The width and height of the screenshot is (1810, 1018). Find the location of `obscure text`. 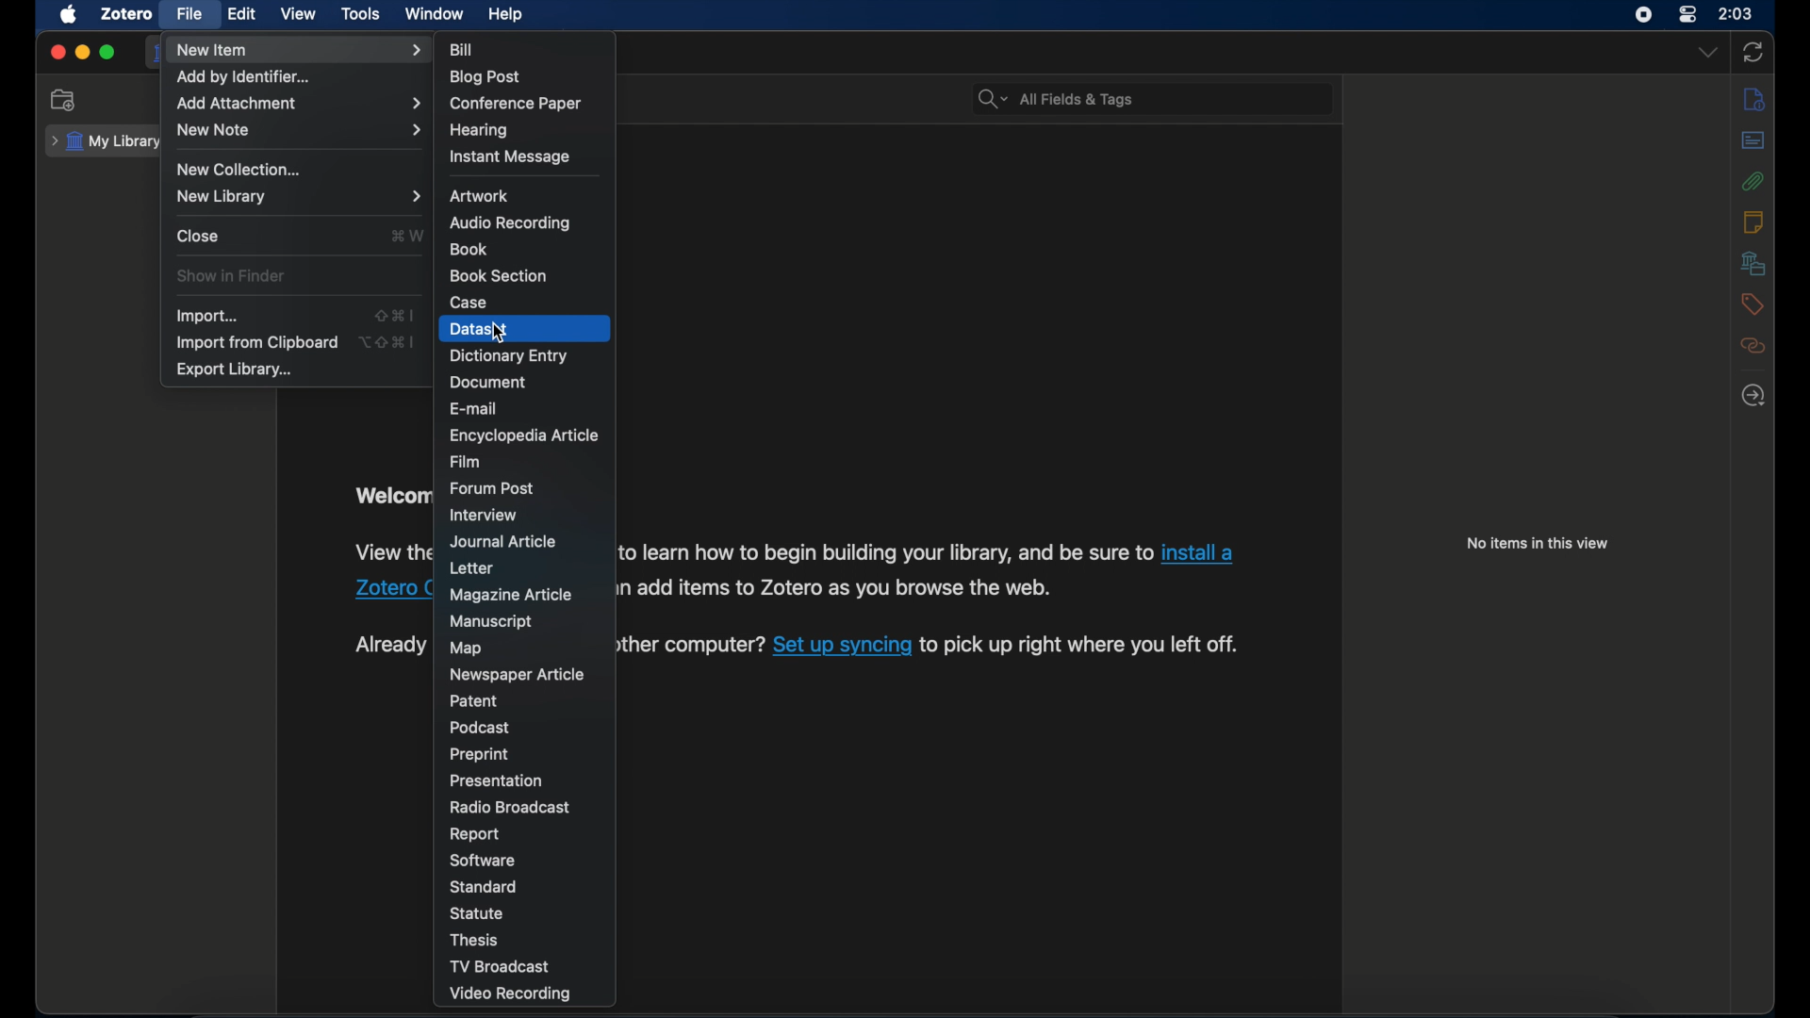

obscure text is located at coordinates (389, 572).